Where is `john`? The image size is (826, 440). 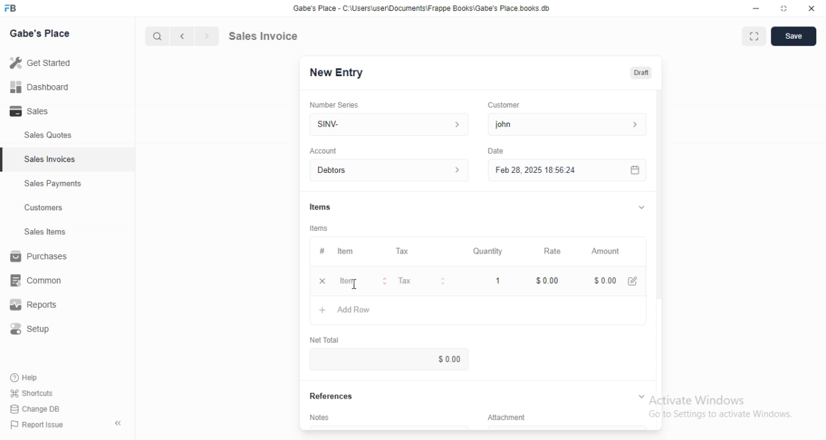 john is located at coordinates (565, 125).